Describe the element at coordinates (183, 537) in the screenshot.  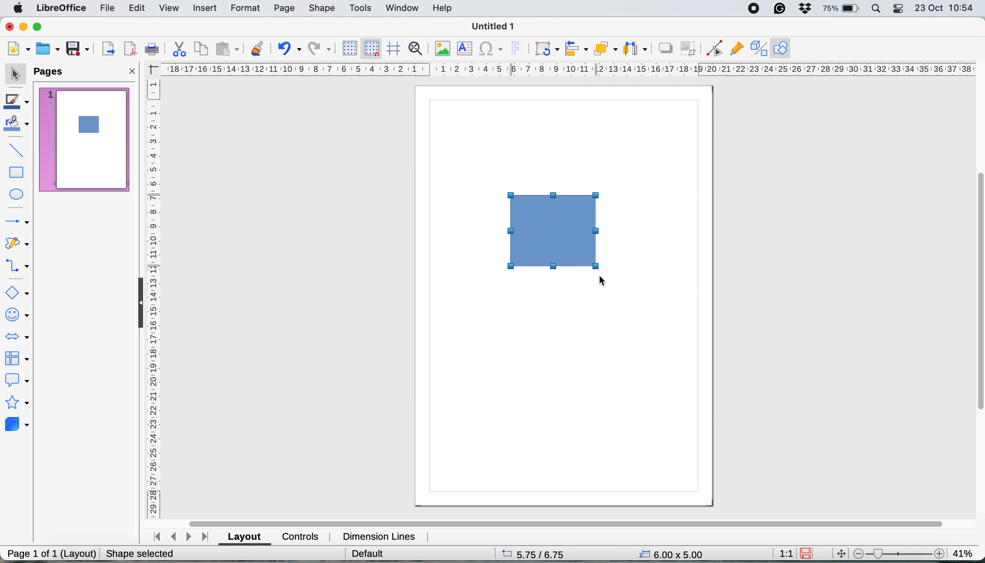
I see `navigate between sheets` at that location.